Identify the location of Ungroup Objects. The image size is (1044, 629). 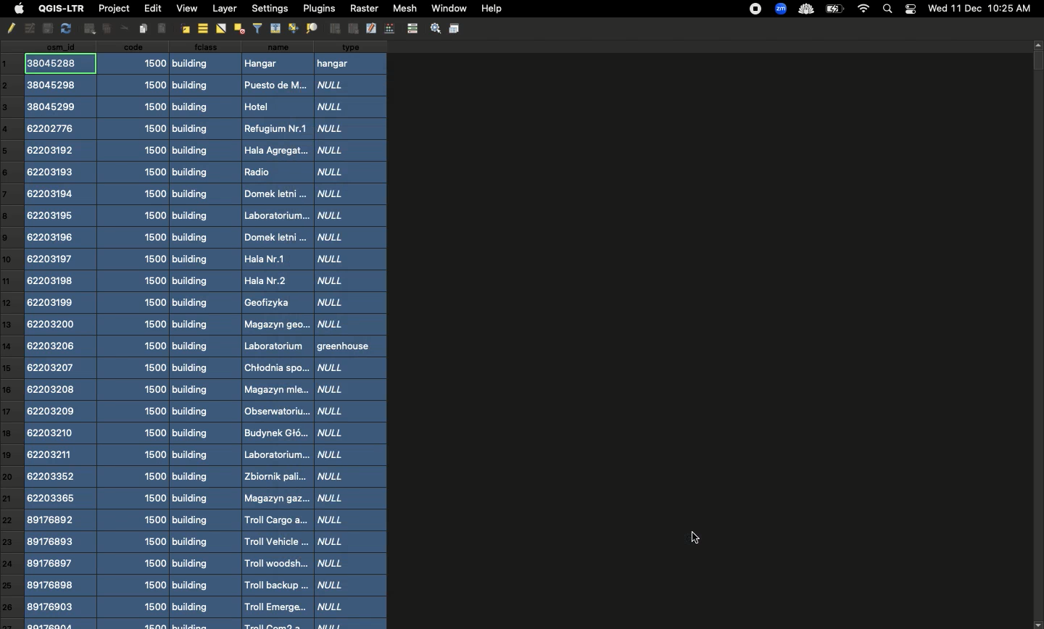
(352, 29).